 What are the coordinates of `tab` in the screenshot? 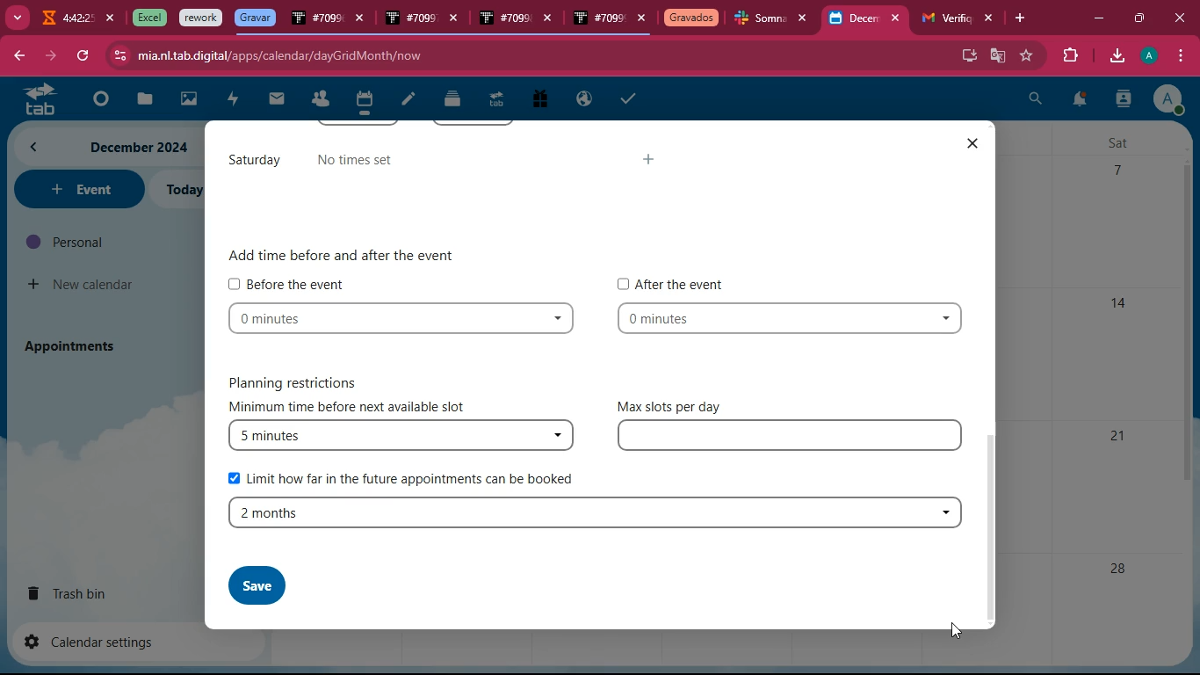 It's located at (409, 19).